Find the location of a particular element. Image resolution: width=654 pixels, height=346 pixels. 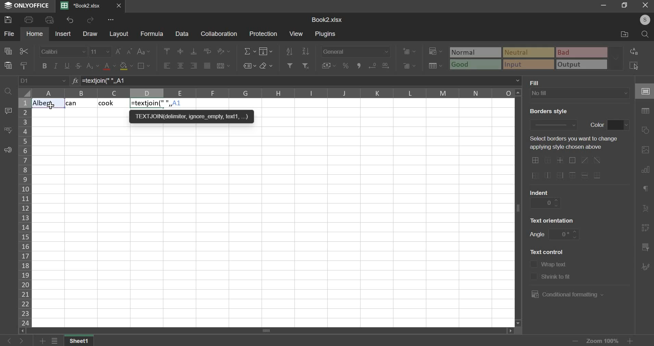

sort ascending is located at coordinates (289, 50).